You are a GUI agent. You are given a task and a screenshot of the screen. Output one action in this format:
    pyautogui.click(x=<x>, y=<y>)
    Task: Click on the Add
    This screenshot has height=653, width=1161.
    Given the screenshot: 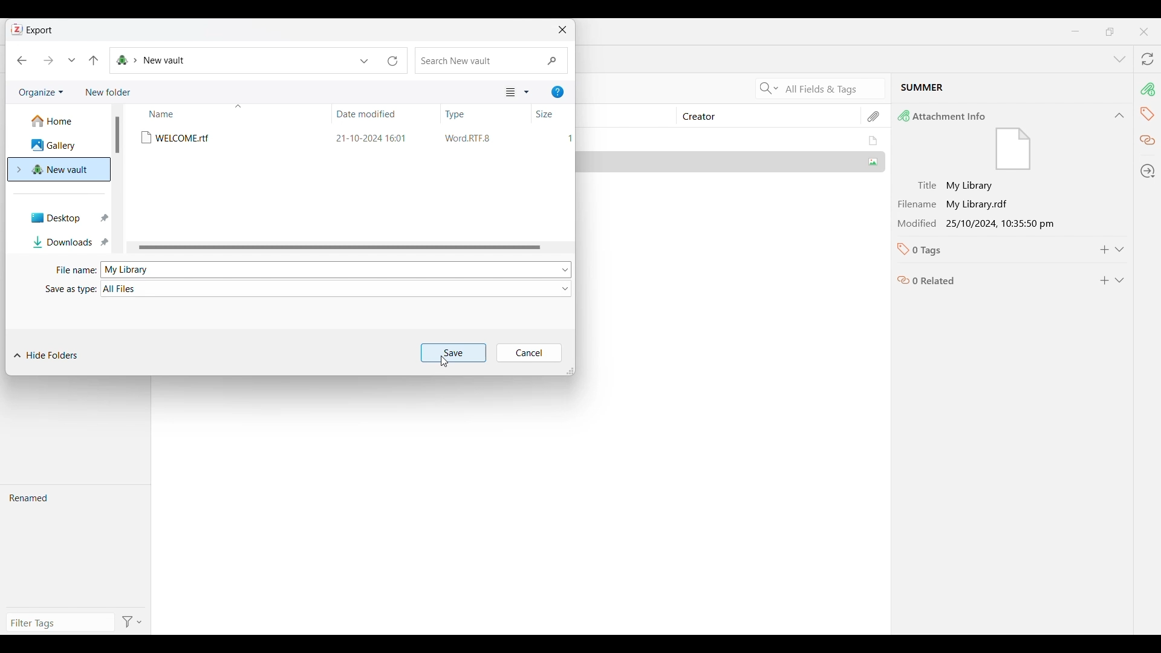 What is the action you would take?
    pyautogui.click(x=1104, y=281)
    